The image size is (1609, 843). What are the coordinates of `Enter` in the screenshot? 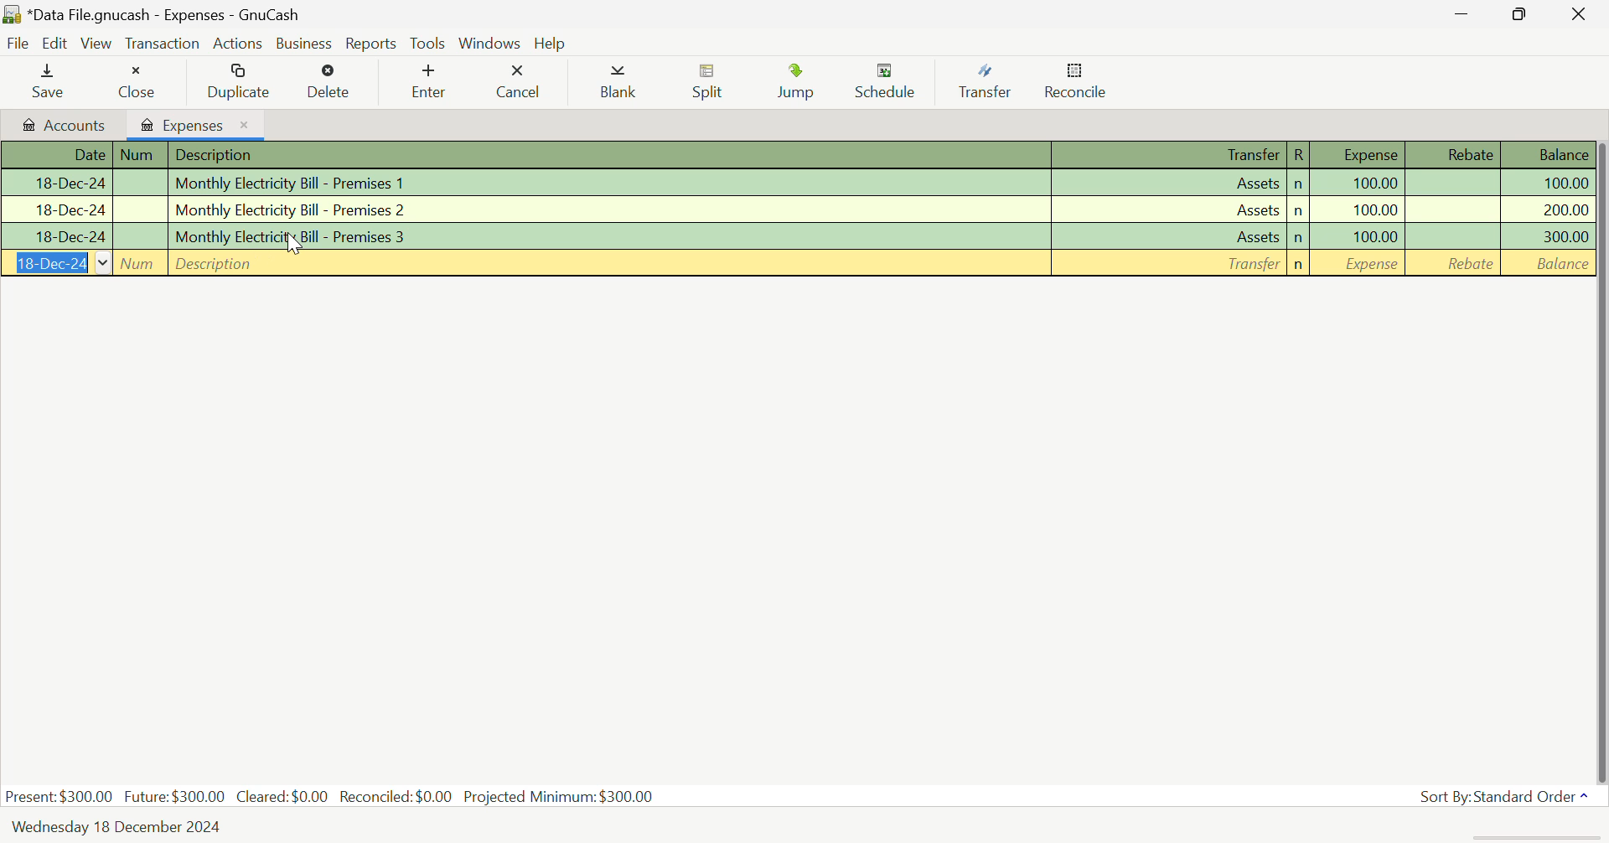 It's located at (433, 81).